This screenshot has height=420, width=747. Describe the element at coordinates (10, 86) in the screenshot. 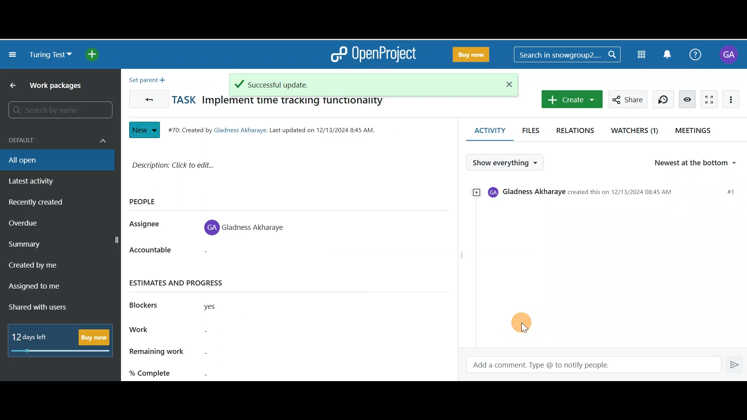

I see `Back` at that location.